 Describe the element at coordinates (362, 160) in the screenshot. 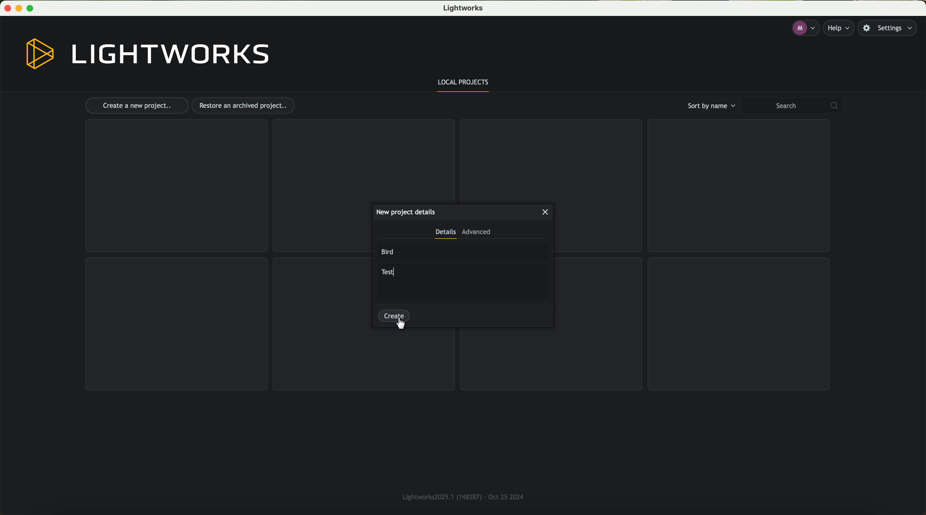

I see `grid` at that location.